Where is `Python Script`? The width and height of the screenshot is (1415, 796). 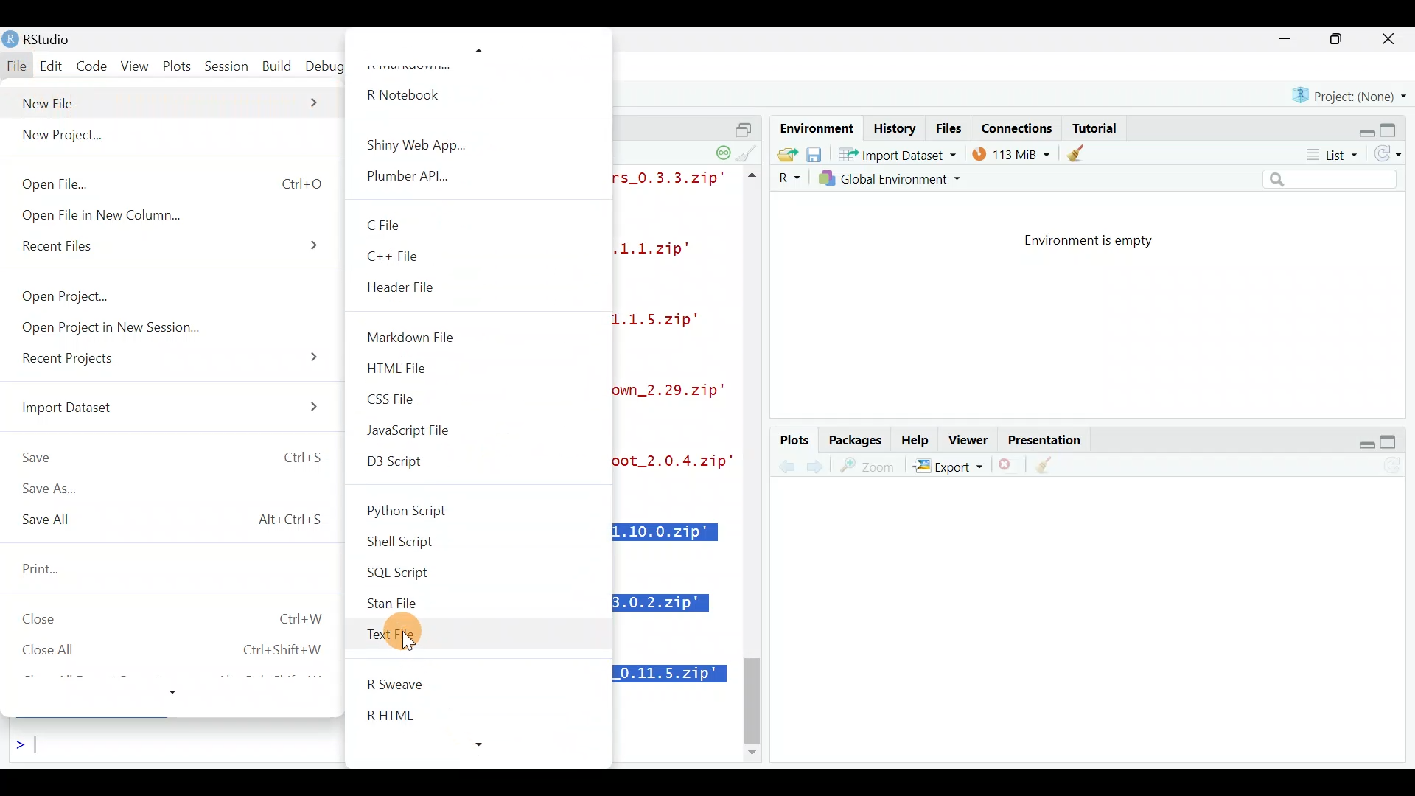 Python Script is located at coordinates (422, 508).